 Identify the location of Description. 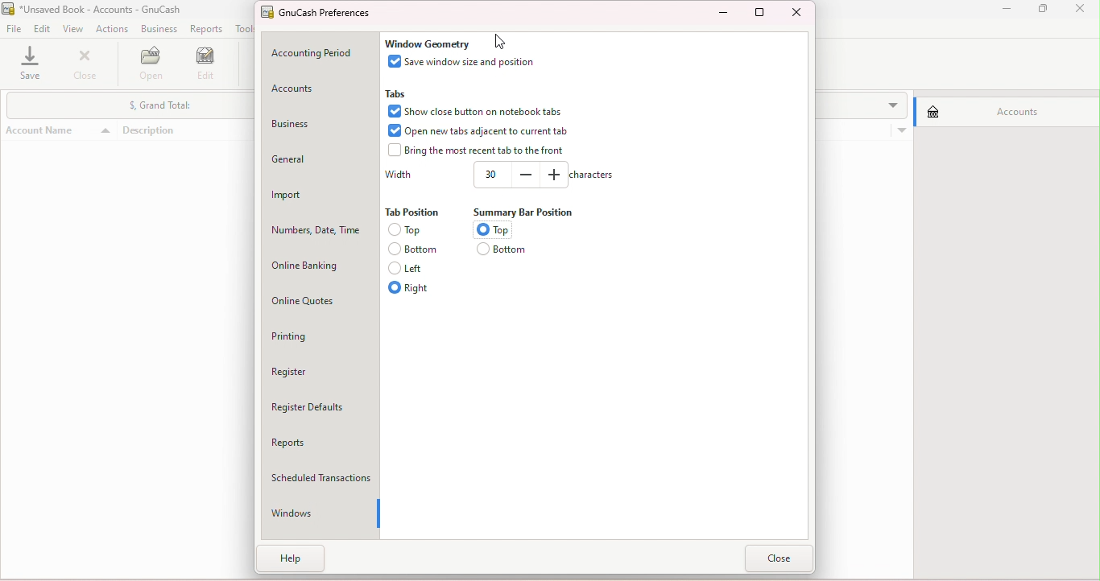
(186, 101).